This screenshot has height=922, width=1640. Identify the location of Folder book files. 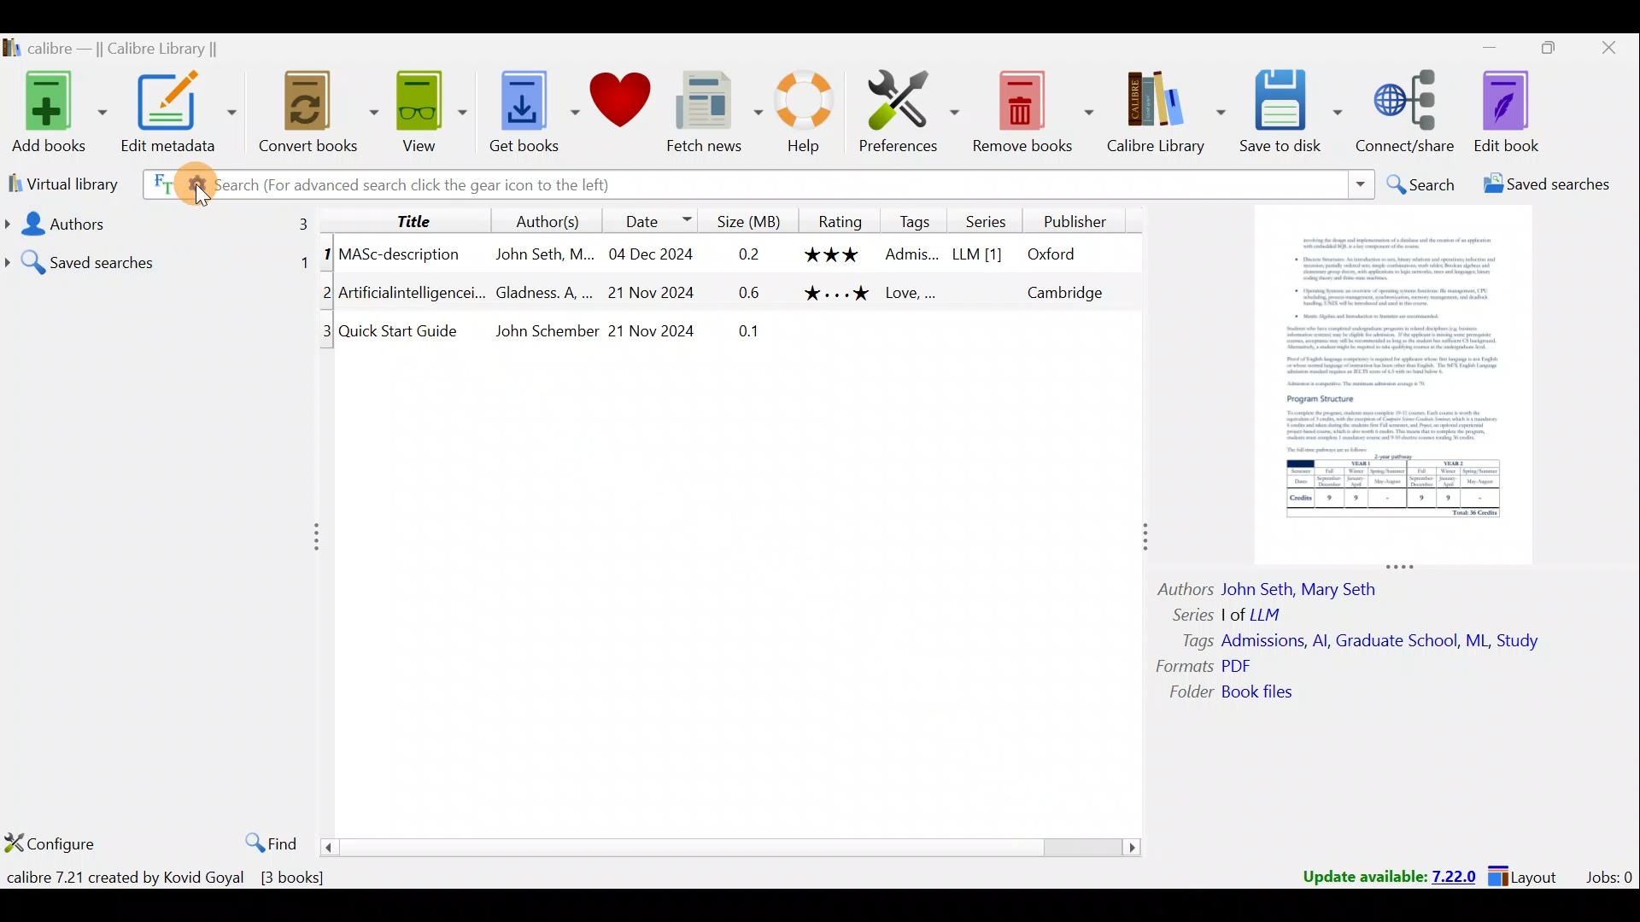
(1245, 693).